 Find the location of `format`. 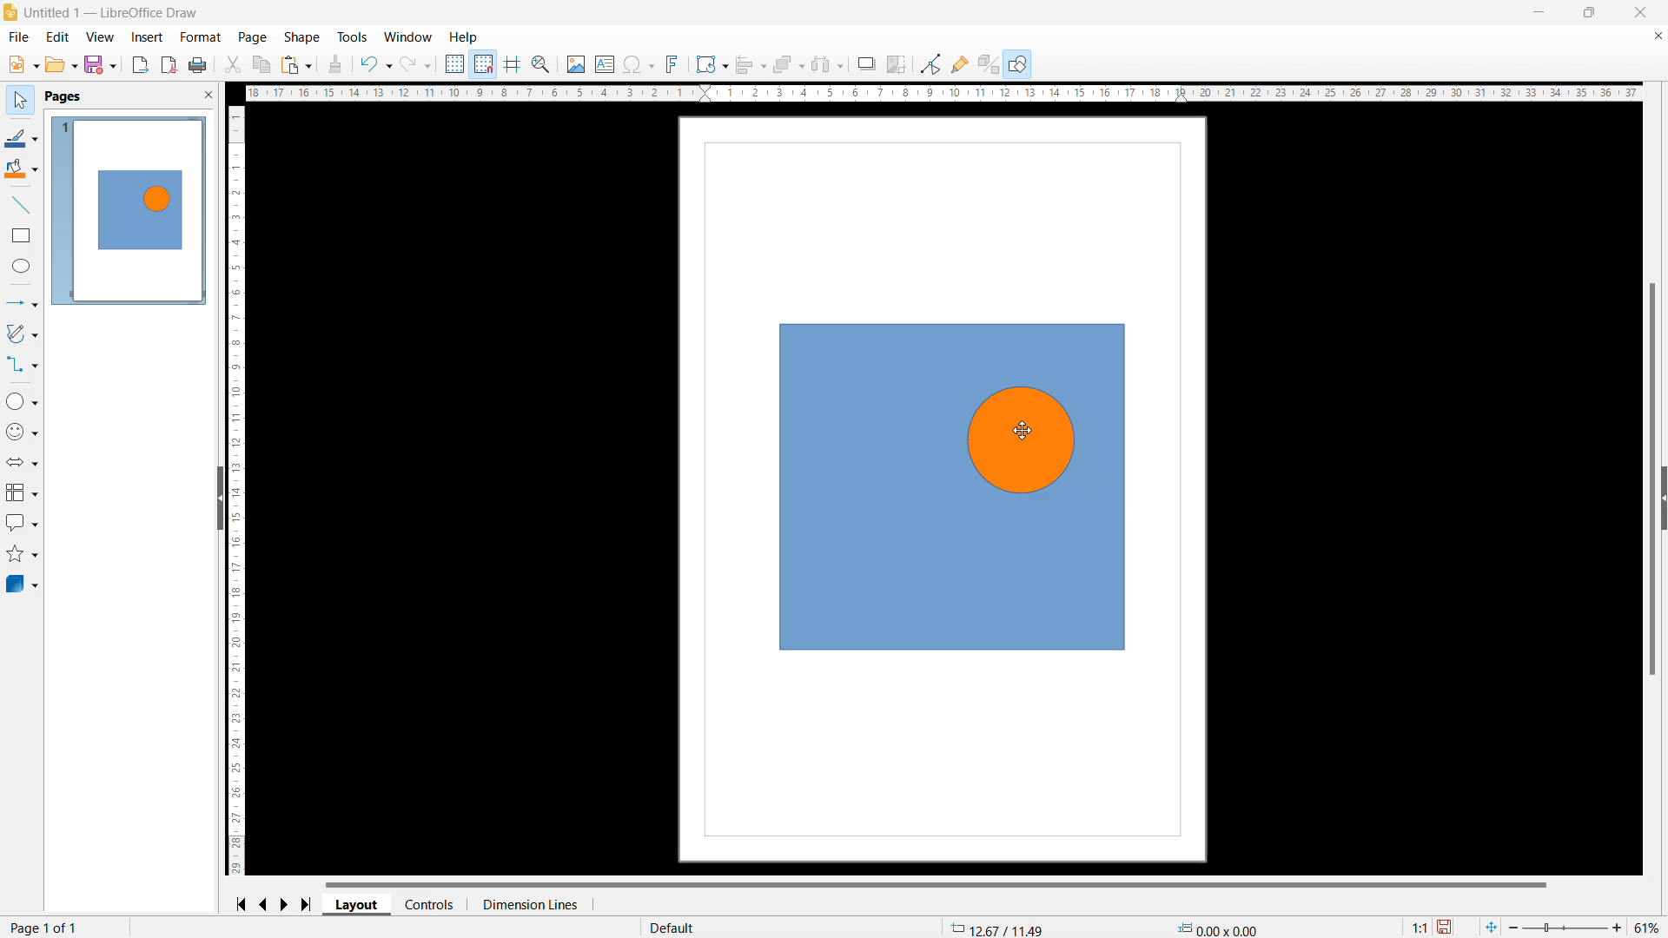

format is located at coordinates (201, 37).